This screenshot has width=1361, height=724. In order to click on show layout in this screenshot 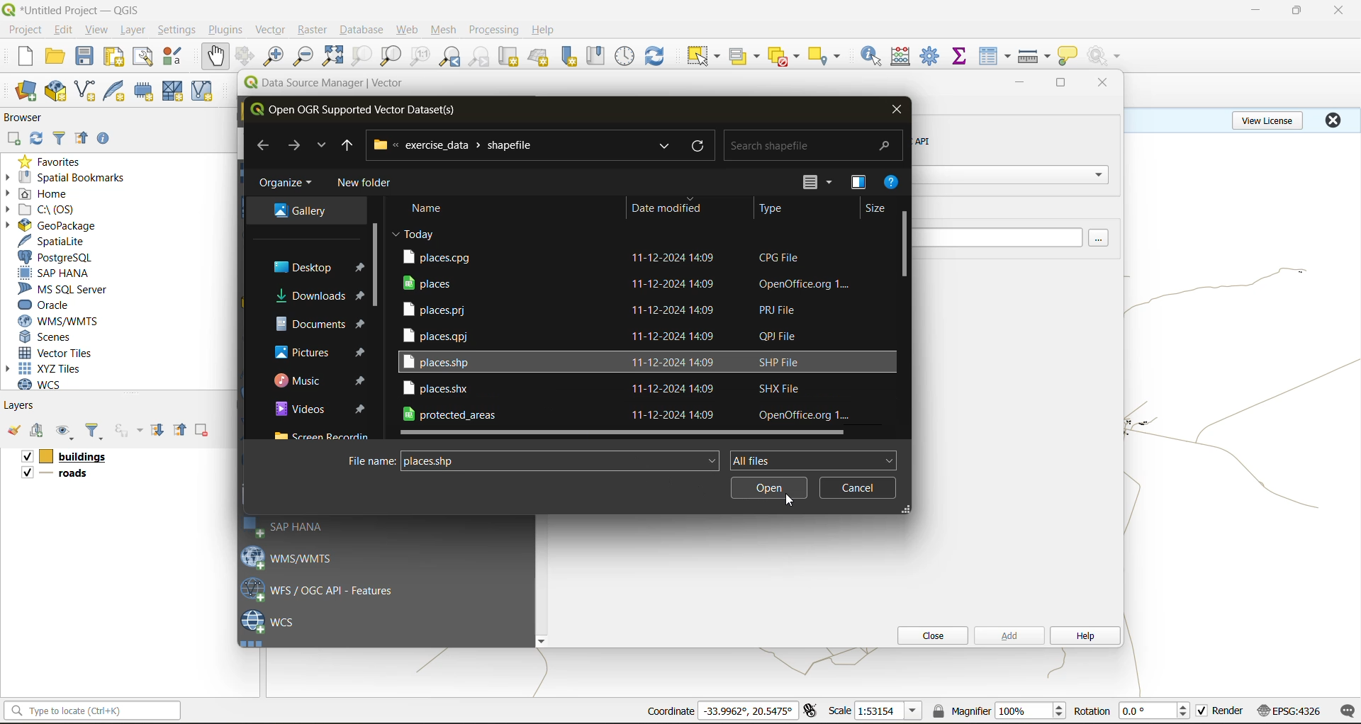, I will do `click(143, 57)`.